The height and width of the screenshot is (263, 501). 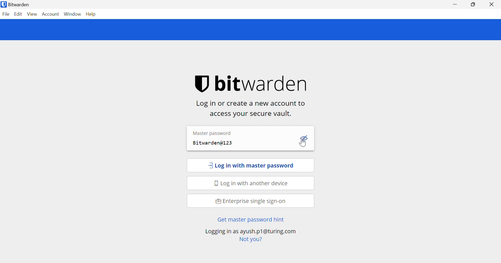 What do you see at coordinates (251, 166) in the screenshot?
I see `Log in with masterpassword` at bounding box center [251, 166].